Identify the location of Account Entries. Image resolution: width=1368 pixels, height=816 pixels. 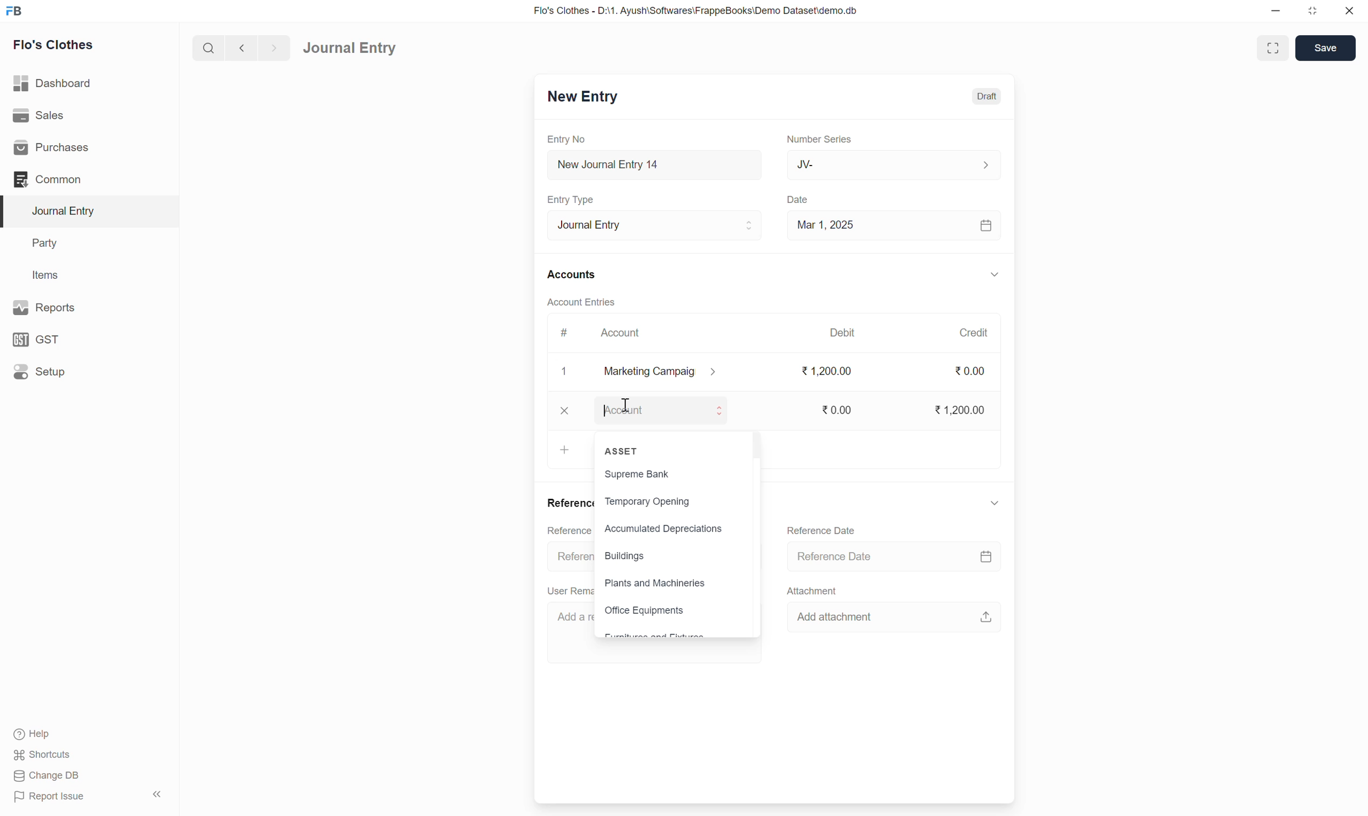
(582, 301).